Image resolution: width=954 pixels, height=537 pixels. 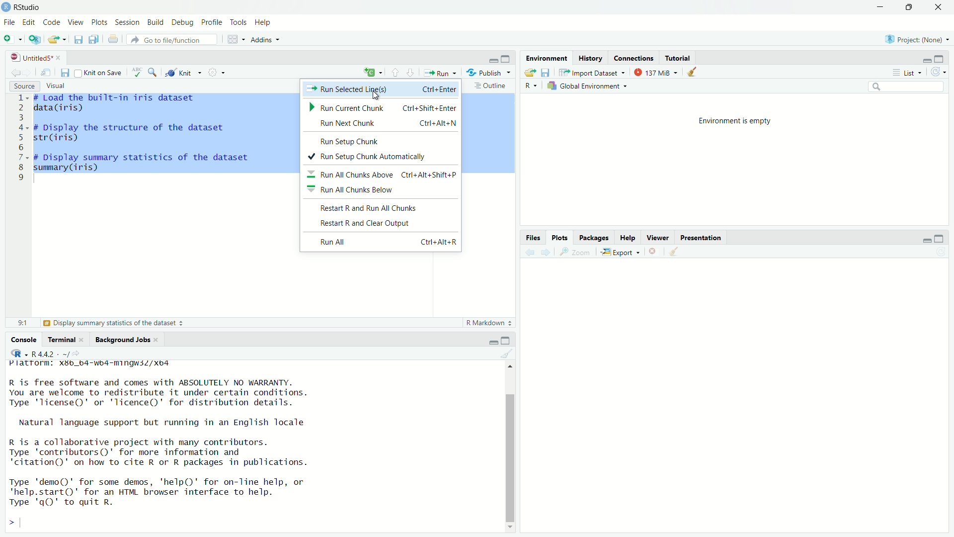 What do you see at coordinates (346, 142) in the screenshot?
I see `Run Setup Chunk` at bounding box center [346, 142].